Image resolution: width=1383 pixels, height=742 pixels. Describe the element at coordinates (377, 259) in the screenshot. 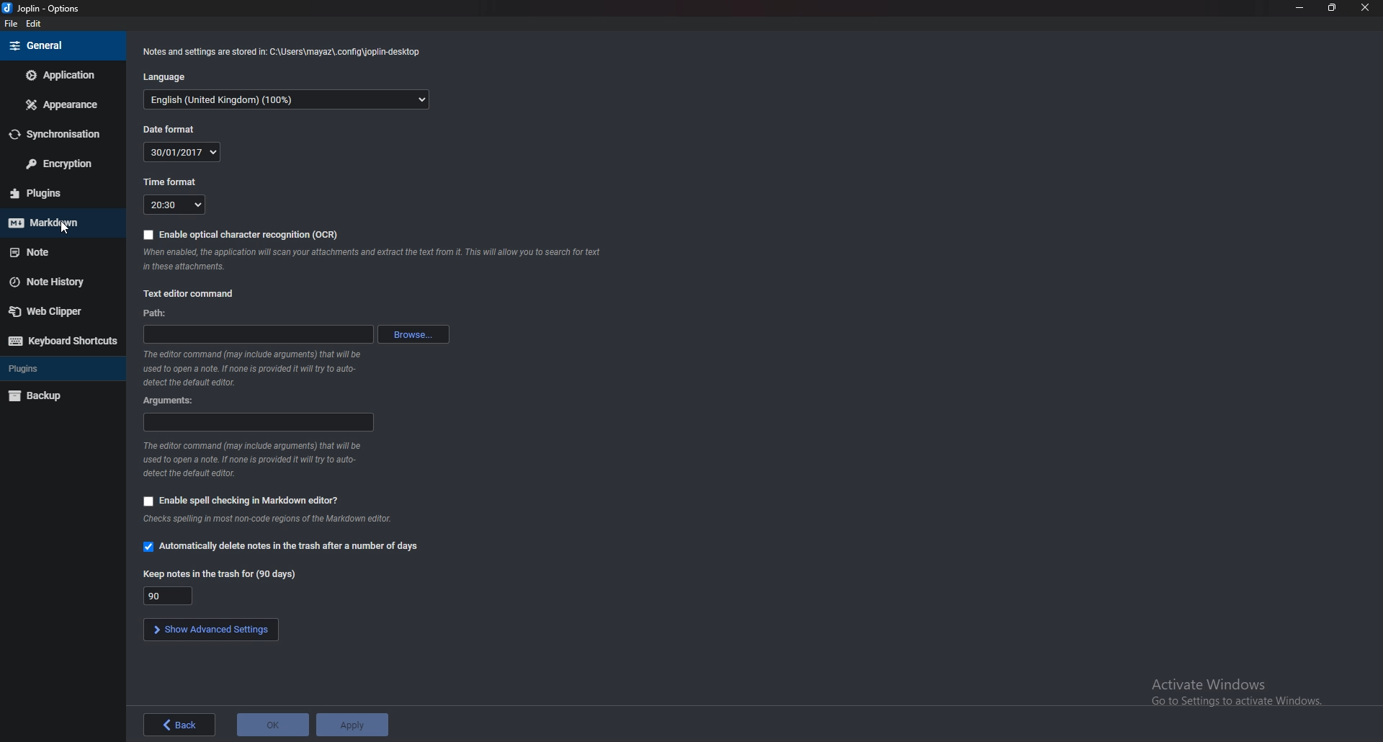

I see `Info` at that location.